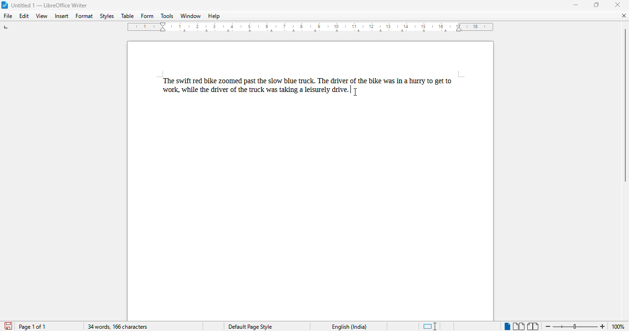 The width and height of the screenshot is (629, 331). I want to click on format, so click(85, 16).